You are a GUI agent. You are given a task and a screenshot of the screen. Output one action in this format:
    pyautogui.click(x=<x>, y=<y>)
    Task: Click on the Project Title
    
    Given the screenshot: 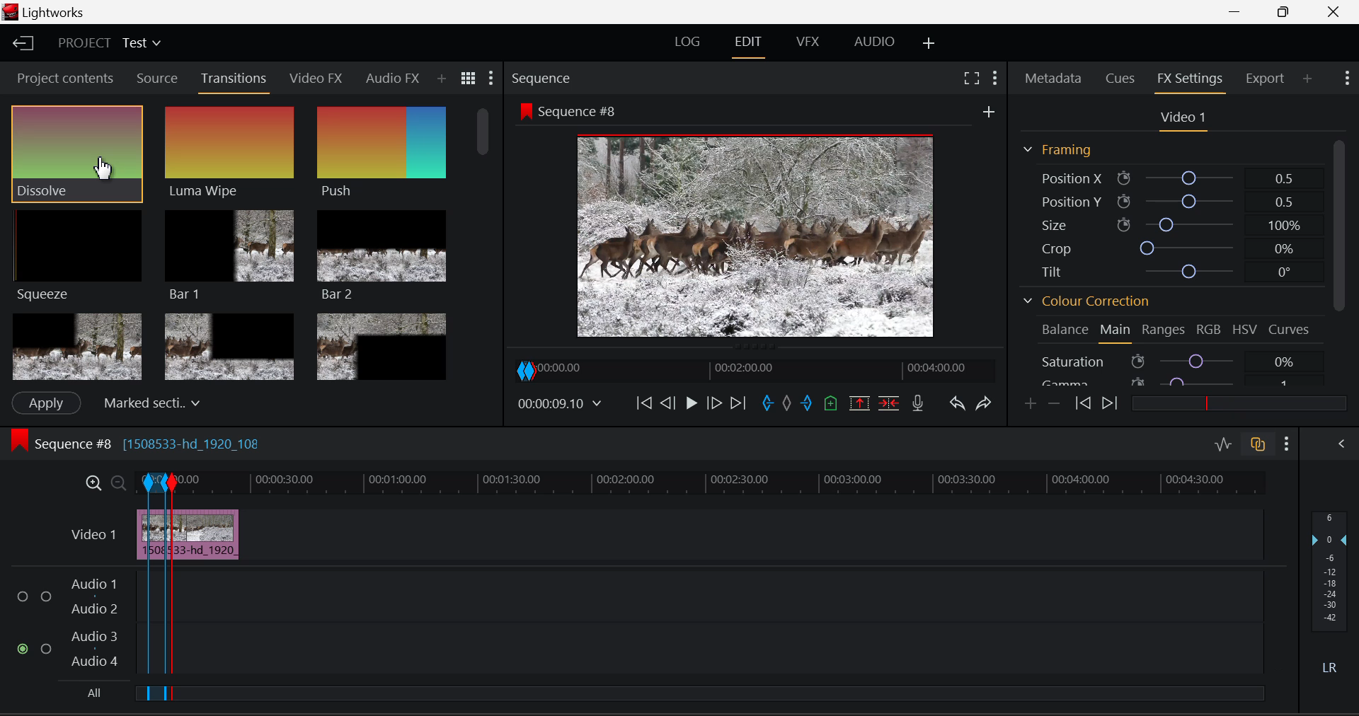 What is the action you would take?
    pyautogui.click(x=108, y=42)
    